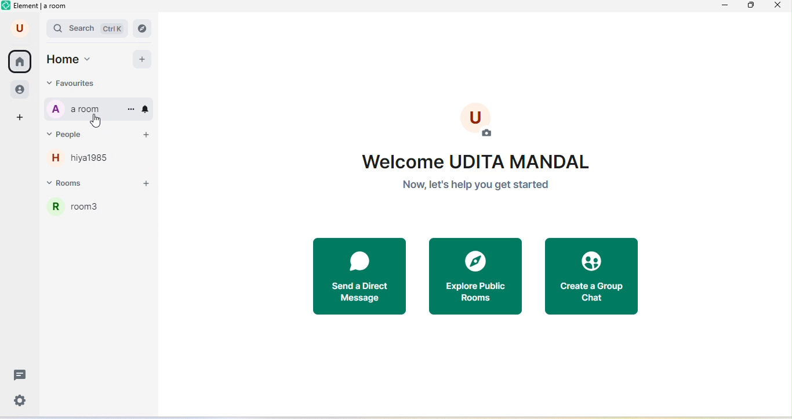  What do you see at coordinates (101, 212) in the screenshot?
I see `room 3` at bounding box center [101, 212].